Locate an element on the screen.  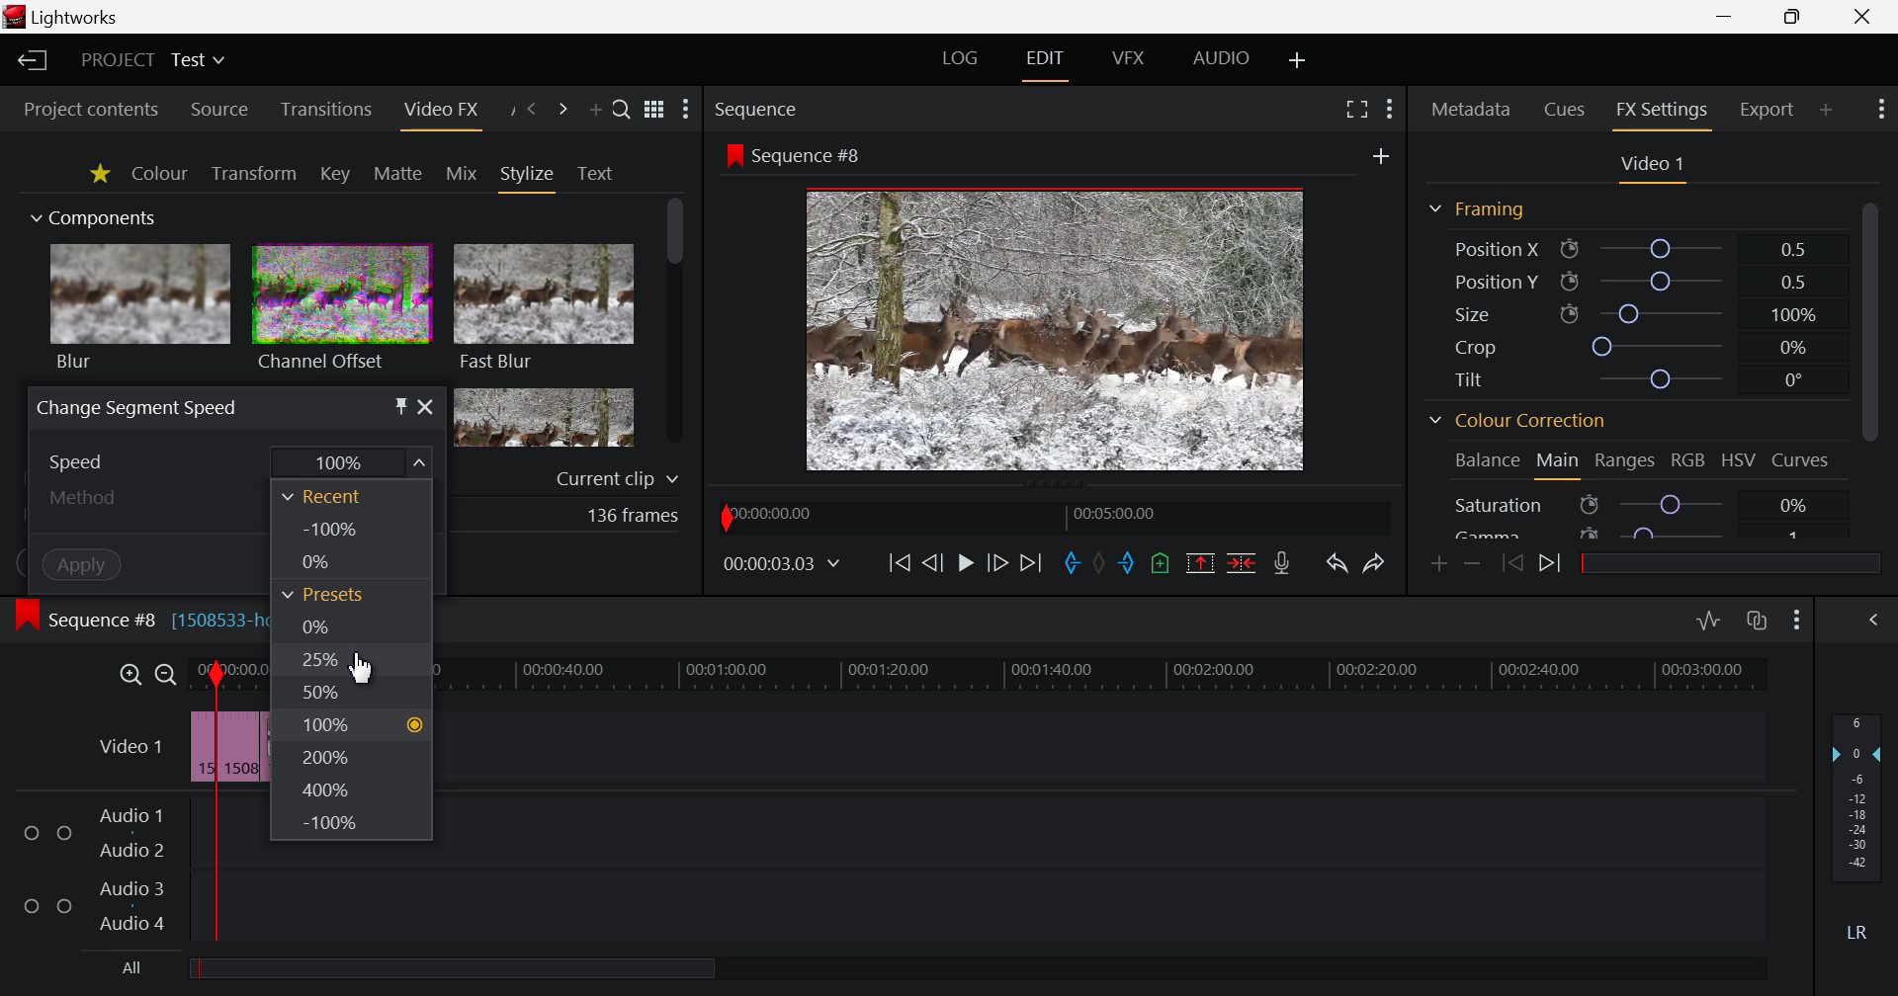
Framing Section is located at coordinates (1476, 212).